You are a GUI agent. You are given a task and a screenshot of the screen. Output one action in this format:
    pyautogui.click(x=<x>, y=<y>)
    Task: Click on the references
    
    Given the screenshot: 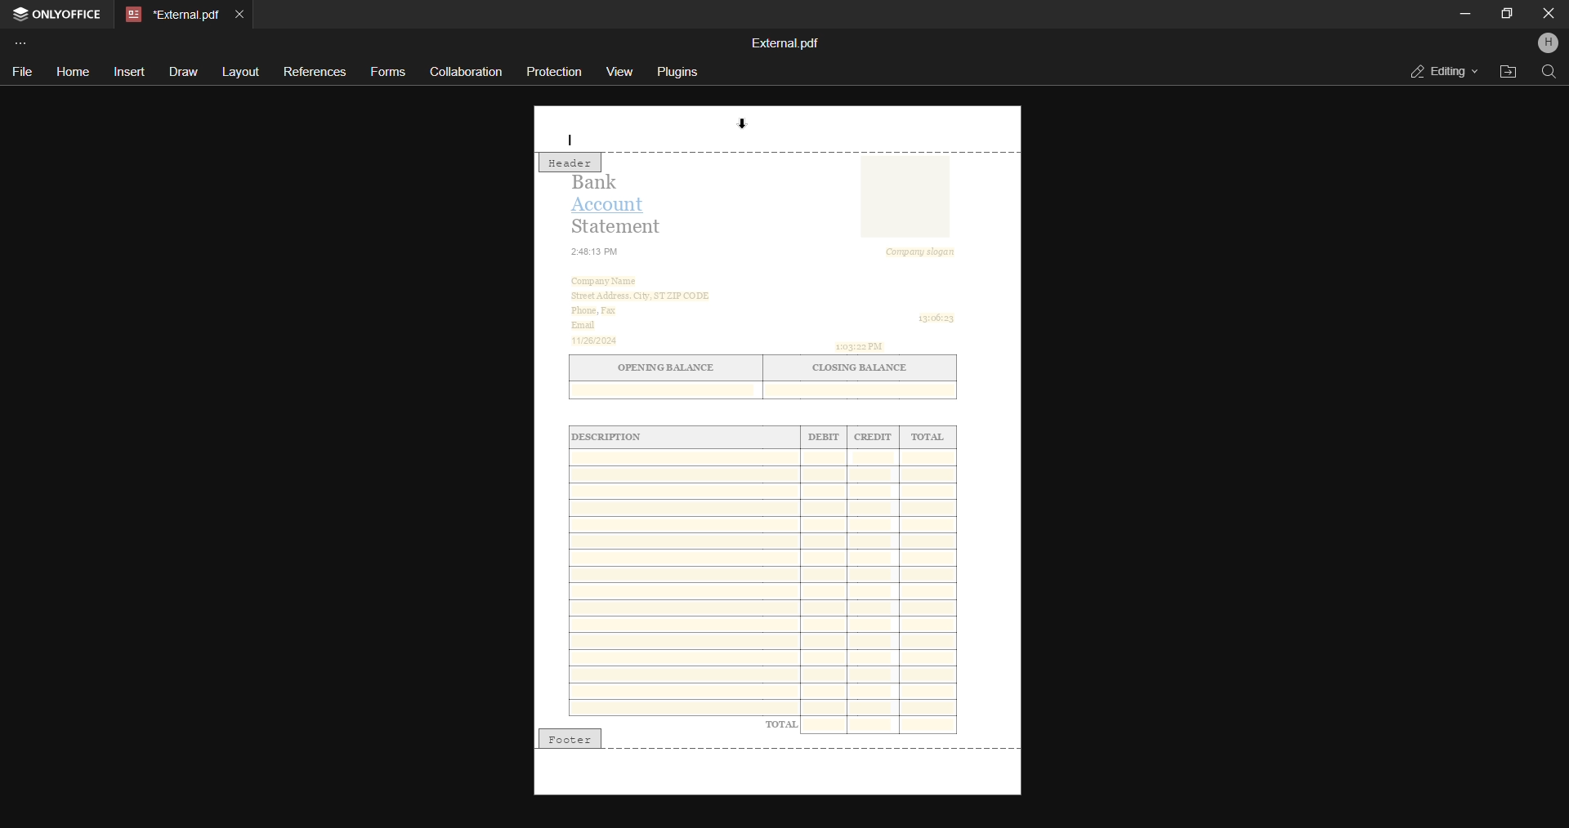 What is the action you would take?
    pyautogui.click(x=313, y=72)
    